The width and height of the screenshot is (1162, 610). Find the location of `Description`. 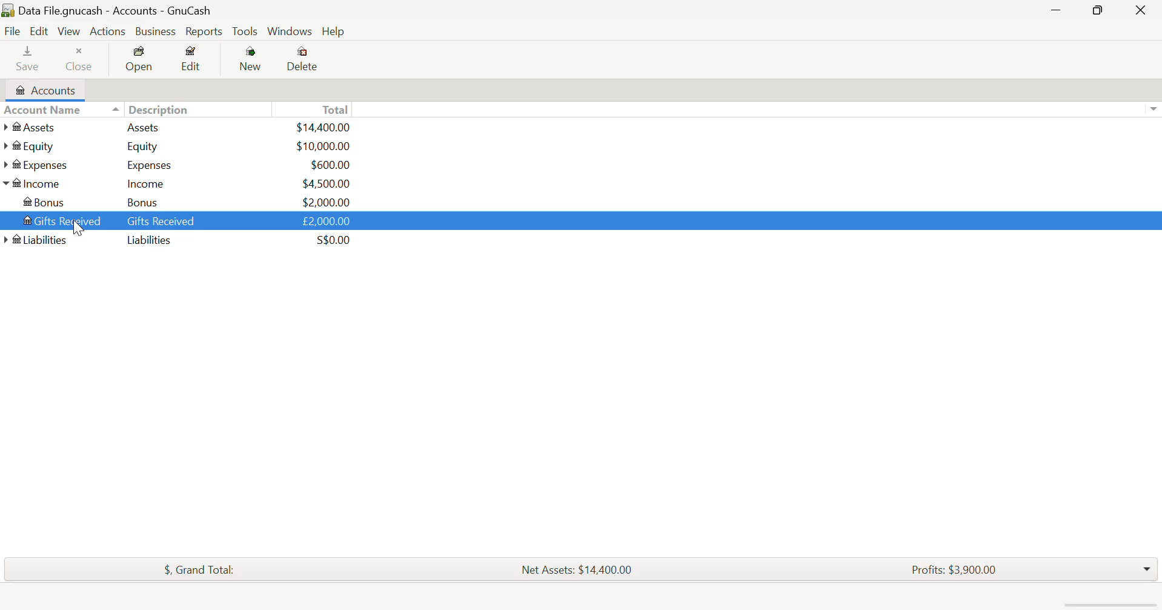

Description is located at coordinates (150, 108).